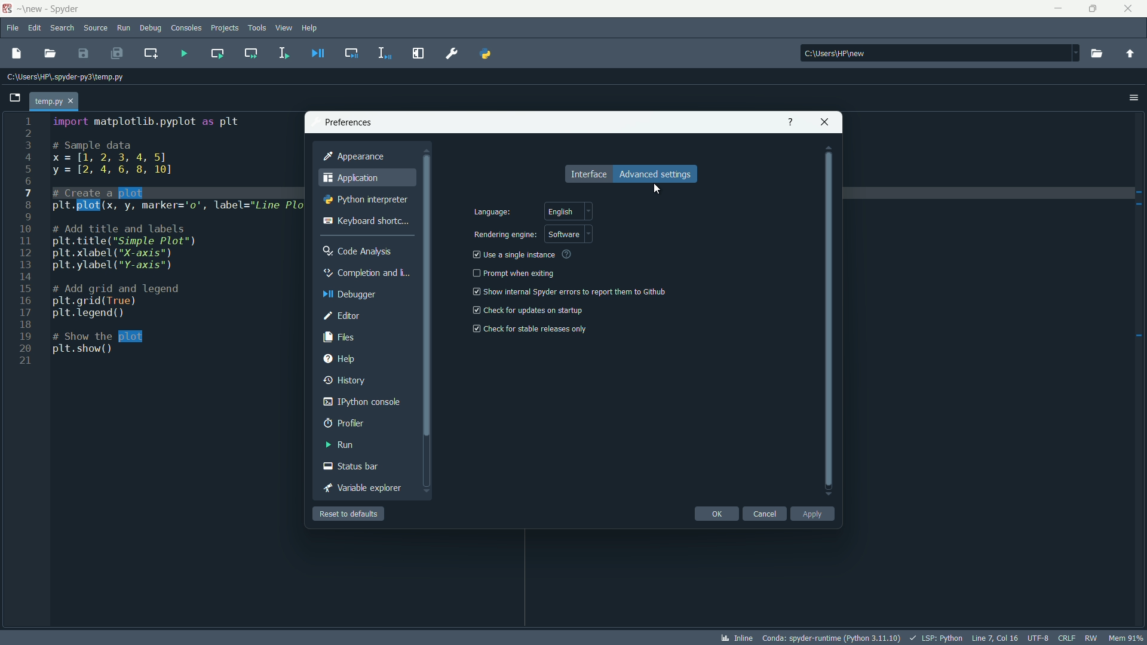 Image resolution: width=1147 pixels, height=645 pixels. Describe the element at coordinates (570, 211) in the screenshot. I see `language dropdown` at that location.